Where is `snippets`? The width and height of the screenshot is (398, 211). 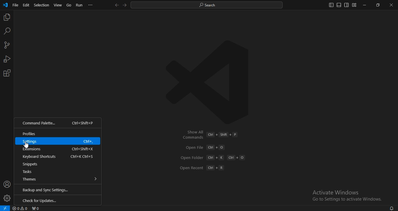 snippets is located at coordinates (57, 164).